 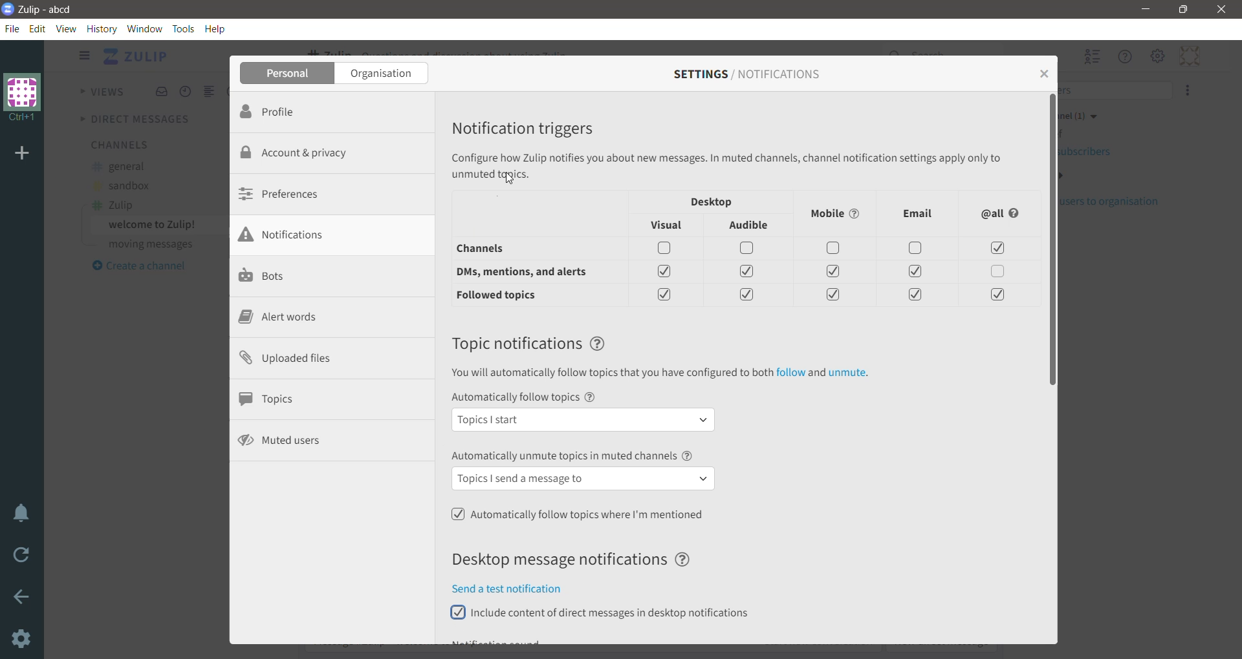 I want to click on email, so click(x=918, y=213).